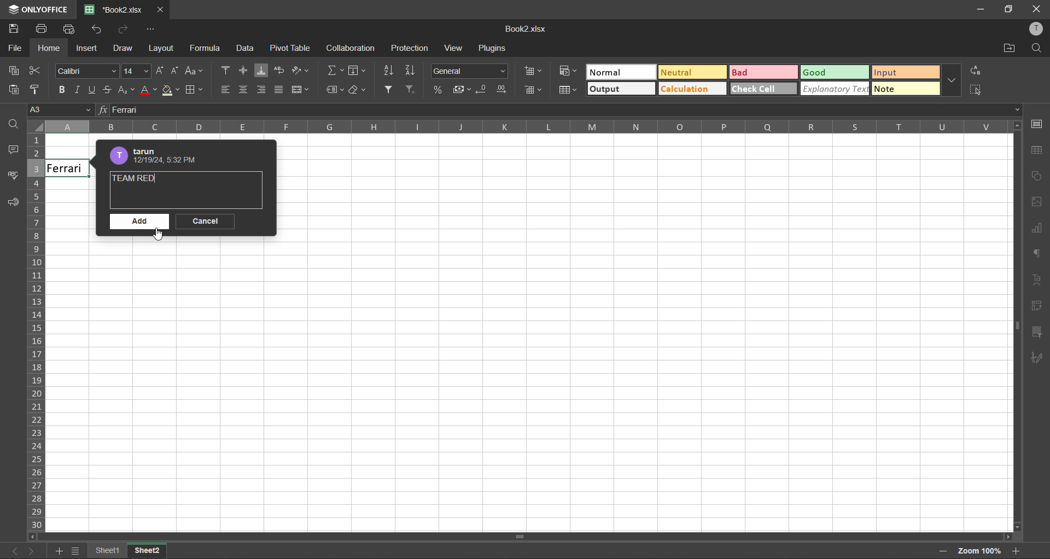 This screenshot has width=1050, height=559. I want to click on previous, so click(11, 552).